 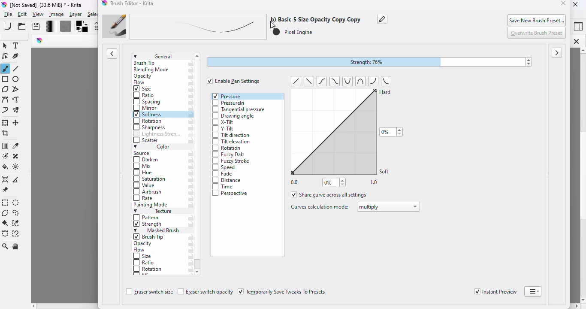 I want to click on cursor, so click(x=272, y=24).